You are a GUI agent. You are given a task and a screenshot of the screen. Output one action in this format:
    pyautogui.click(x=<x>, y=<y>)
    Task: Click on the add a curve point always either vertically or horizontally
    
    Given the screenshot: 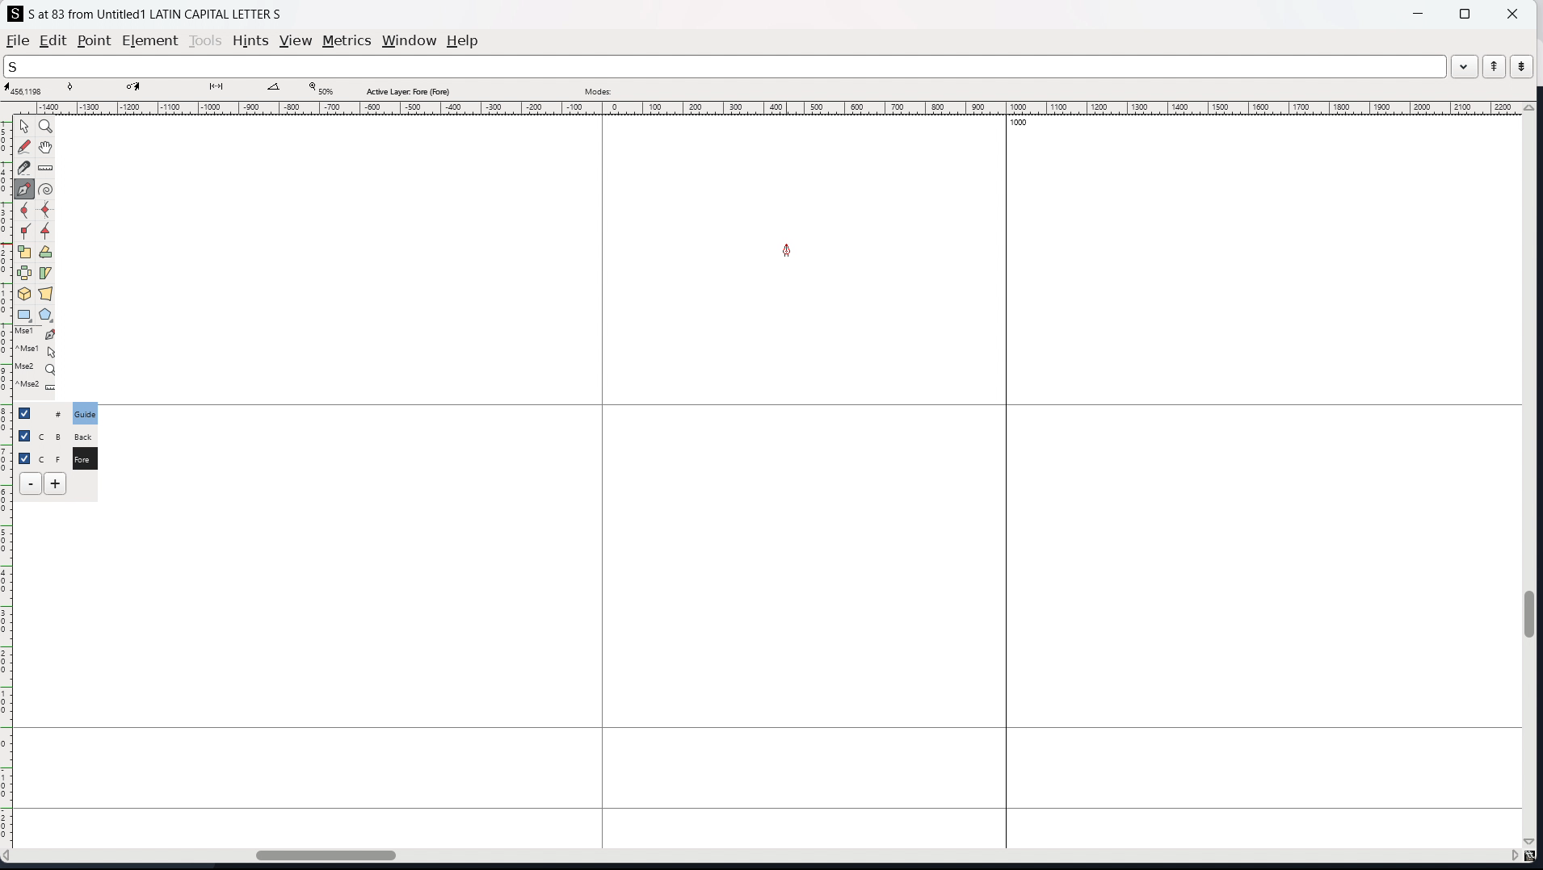 What is the action you would take?
    pyautogui.click(x=47, y=211)
    